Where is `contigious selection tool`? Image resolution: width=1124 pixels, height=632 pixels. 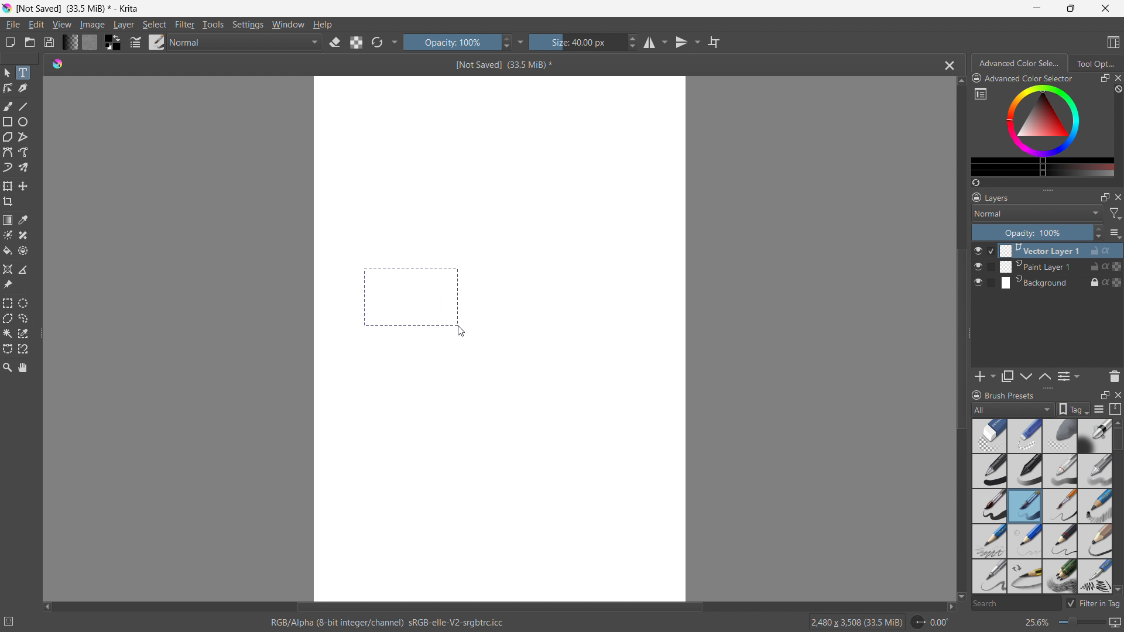 contigious selection tool is located at coordinates (8, 334).